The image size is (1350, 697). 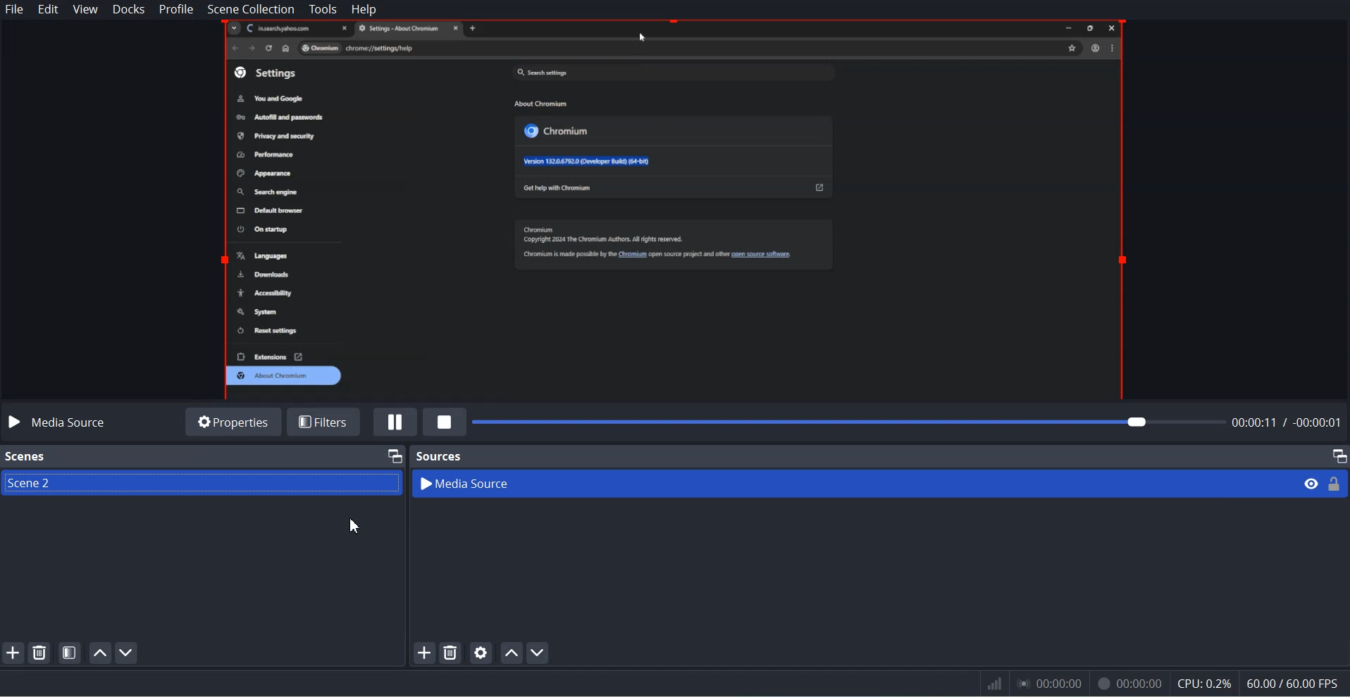 What do you see at coordinates (1339, 456) in the screenshot?
I see `Maximize` at bounding box center [1339, 456].